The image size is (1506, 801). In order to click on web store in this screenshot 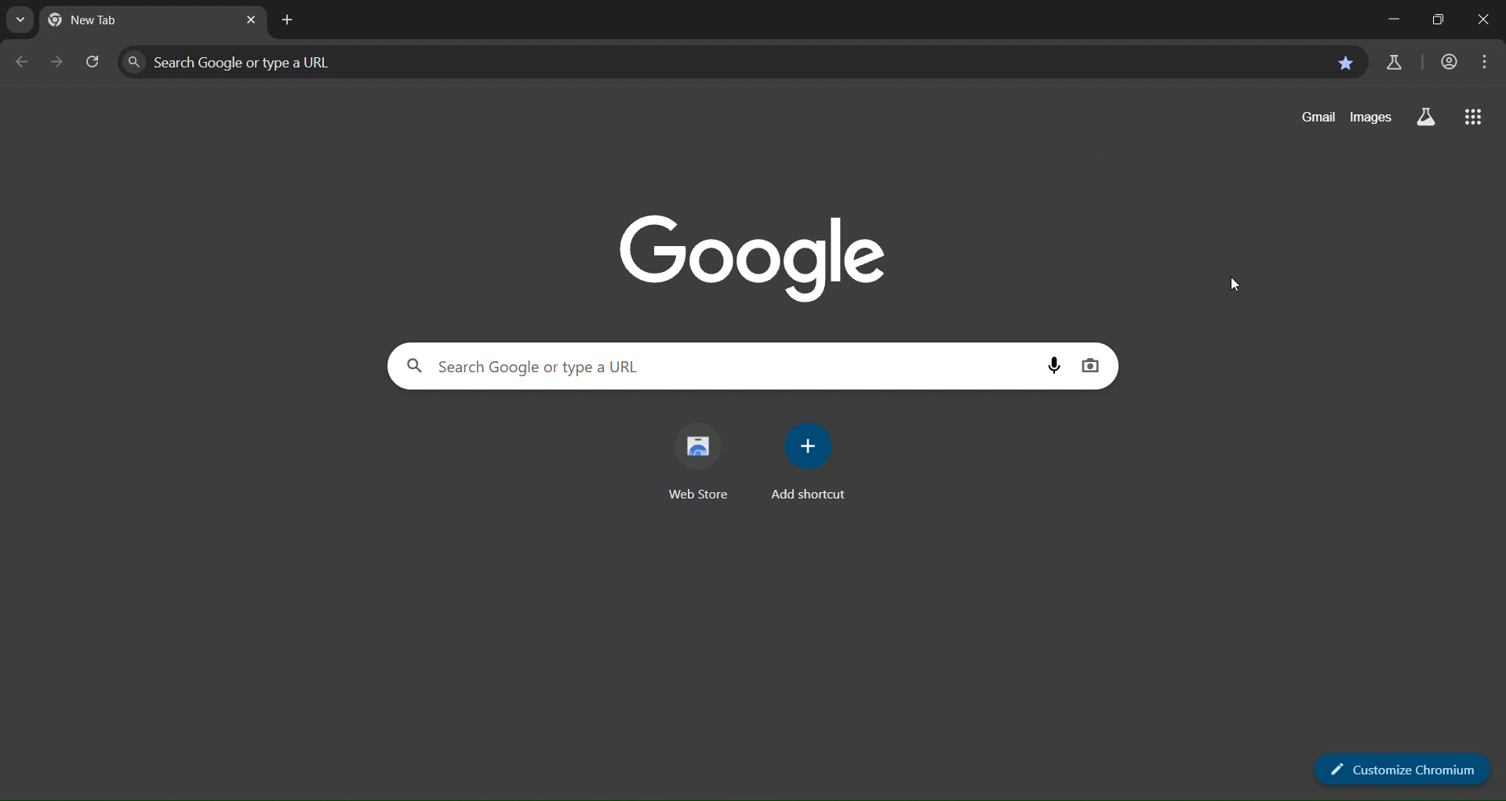, I will do `click(700, 459)`.